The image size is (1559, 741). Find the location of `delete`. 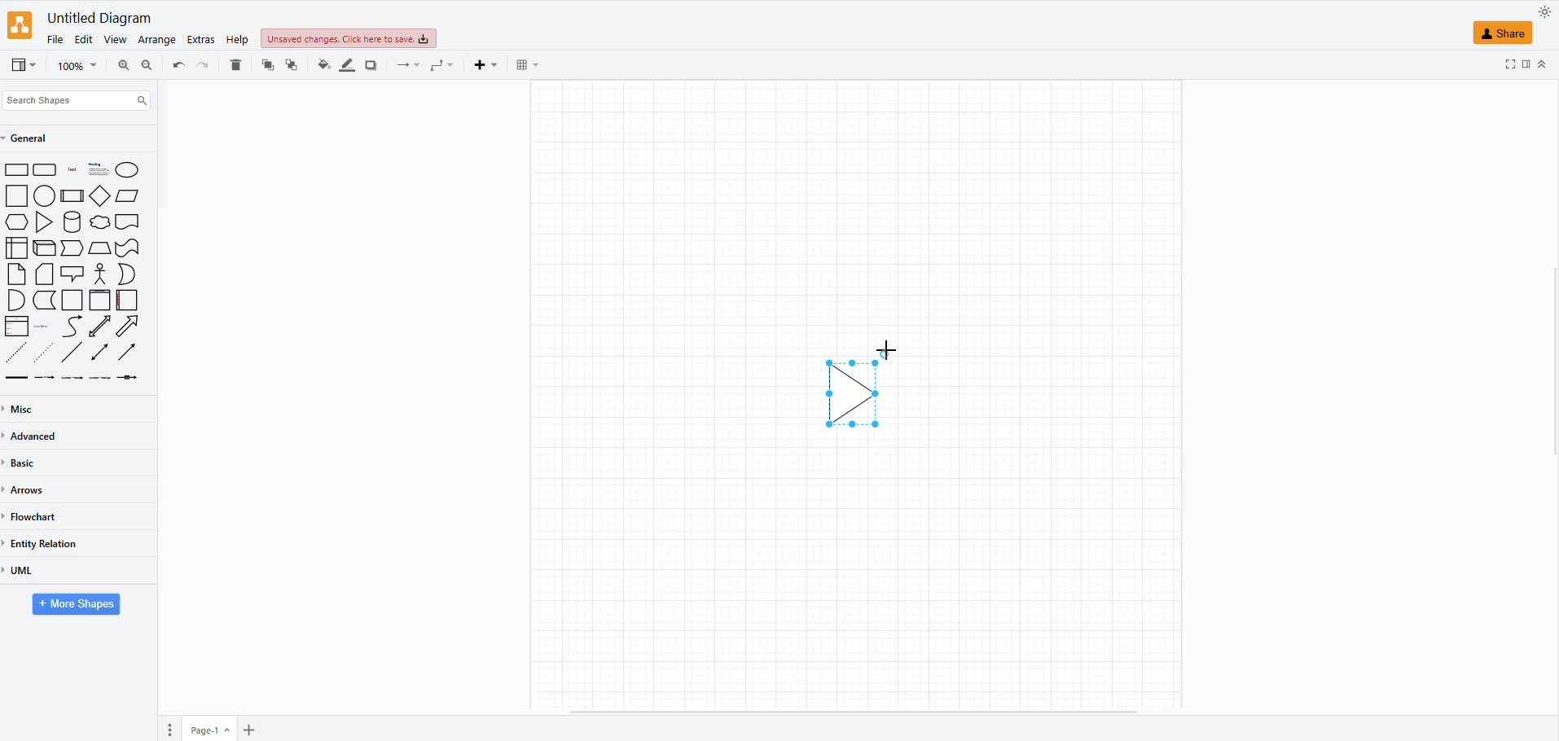

delete is located at coordinates (236, 61).